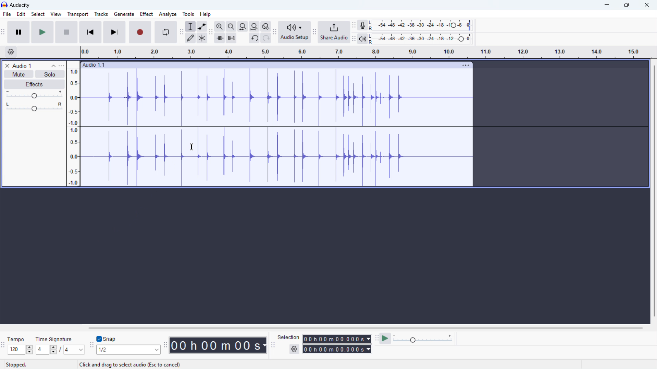 The width and height of the screenshot is (657, 369). I want to click on 00h00m00.000s  (start time), so click(338, 338).